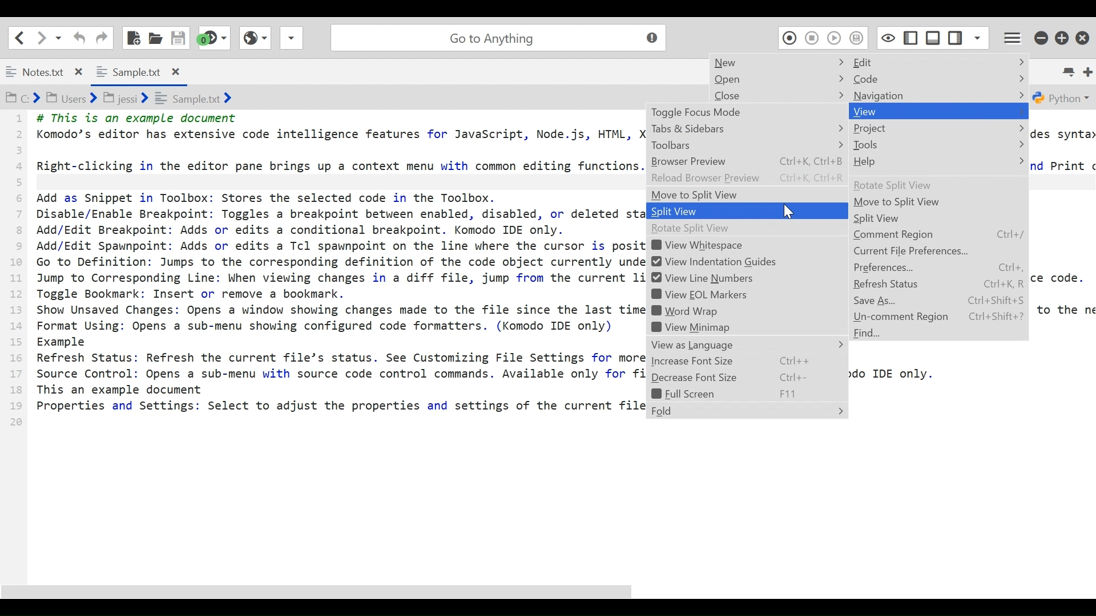  I want to click on Navigation, so click(940, 96).